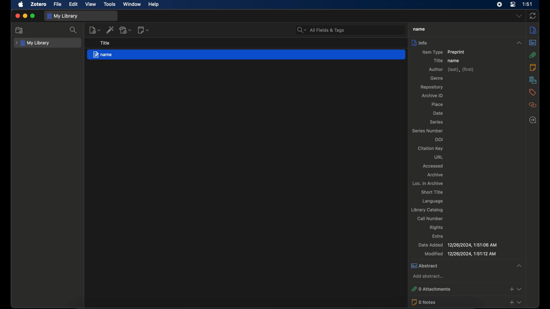  What do you see at coordinates (532, 92) in the screenshot?
I see `tags` at bounding box center [532, 92].